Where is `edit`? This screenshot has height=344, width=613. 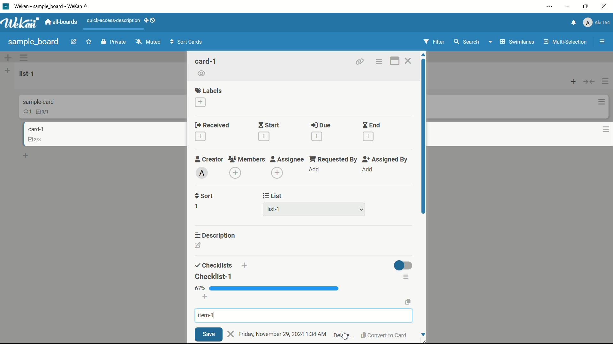 edit is located at coordinates (74, 41).